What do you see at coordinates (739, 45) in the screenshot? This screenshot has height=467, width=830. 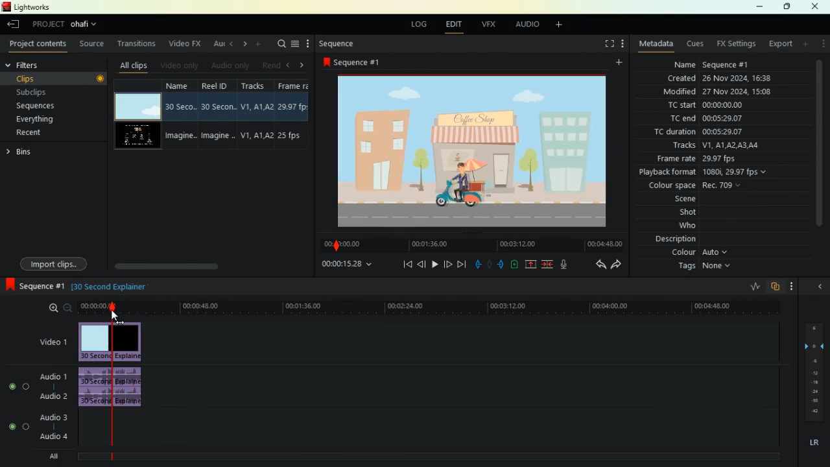 I see `fx setting` at bounding box center [739, 45].